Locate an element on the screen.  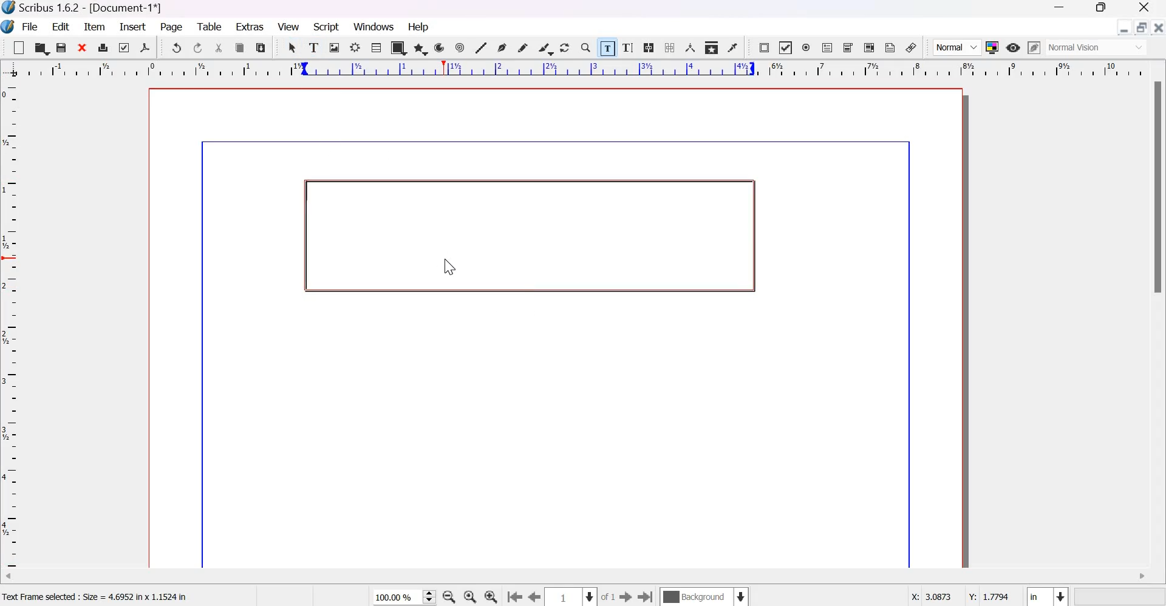
polygon is located at coordinates (421, 49).